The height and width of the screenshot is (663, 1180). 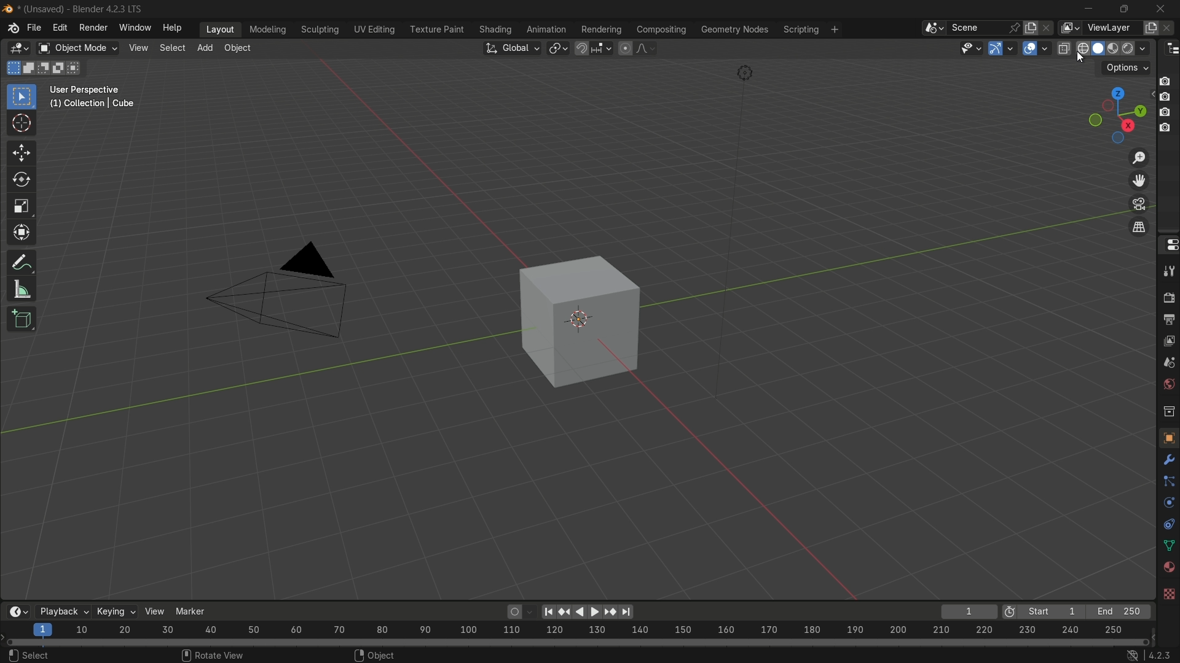 What do you see at coordinates (1139, 204) in the screenshot?
I see `toggle camera view` at bounding box center [1139, 204].